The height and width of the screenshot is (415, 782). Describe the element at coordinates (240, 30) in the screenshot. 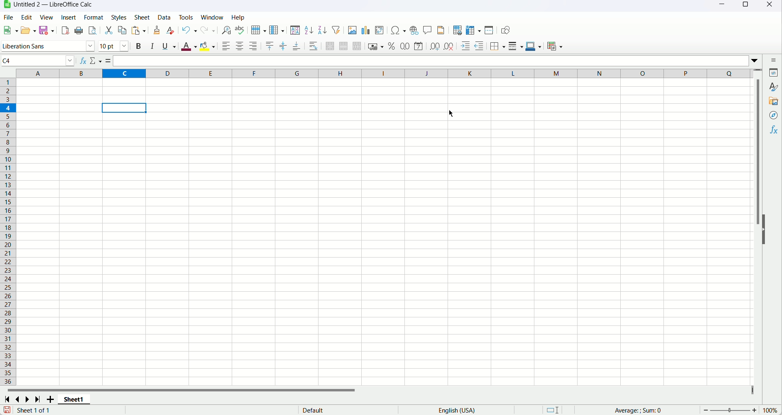

I see `Spelling` at that location.